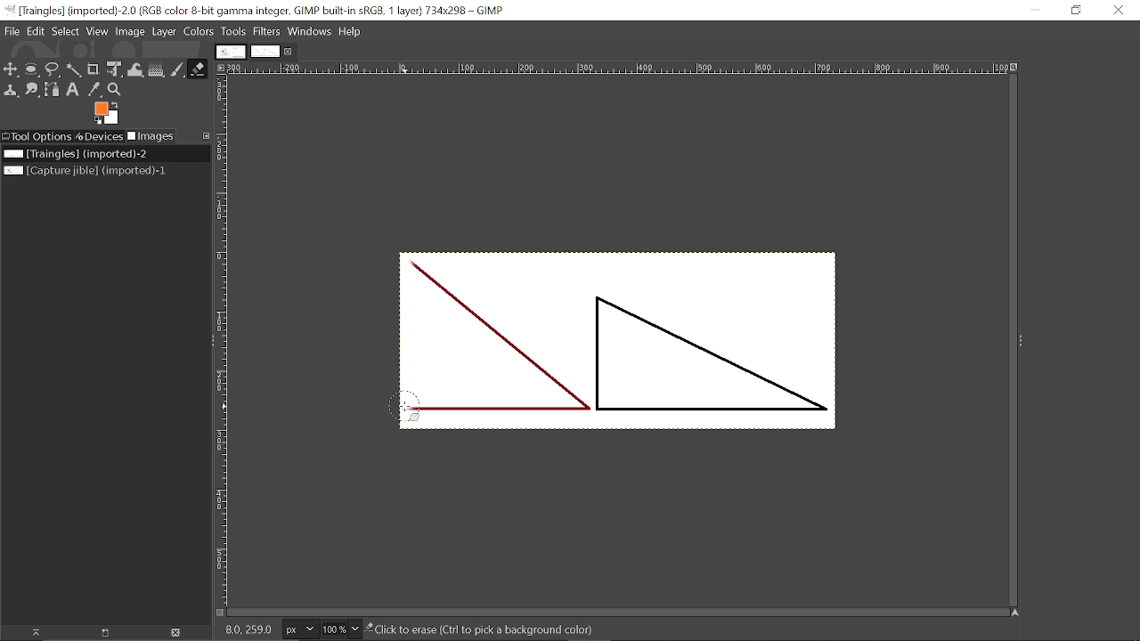 This screenshot has width=1140, height=641. What do you see at coordinates (403, 407) in the screenshot?
I see `Cursor` at bounding box center [403, 407].